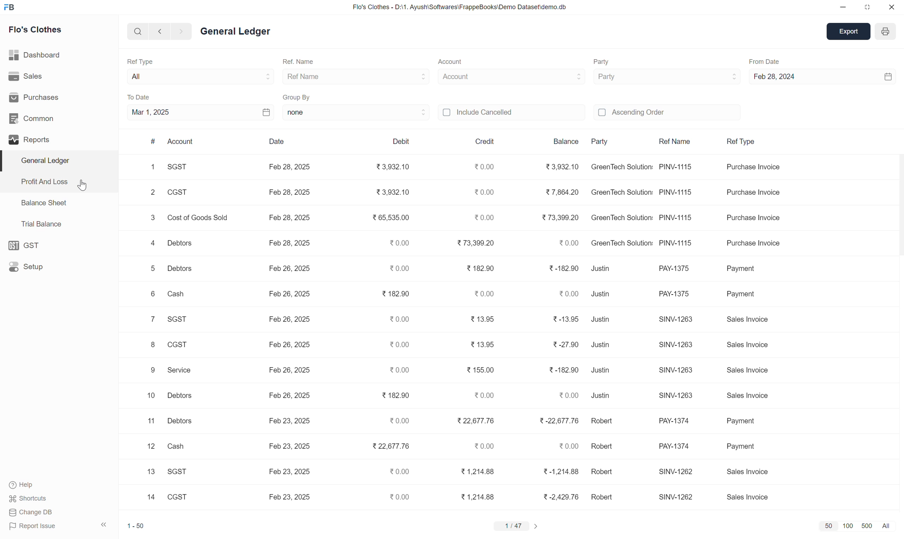 The image size is (904, 539). Describe the element at coordinates (148, 96) in the screenshot. I see `To Date` at that location.